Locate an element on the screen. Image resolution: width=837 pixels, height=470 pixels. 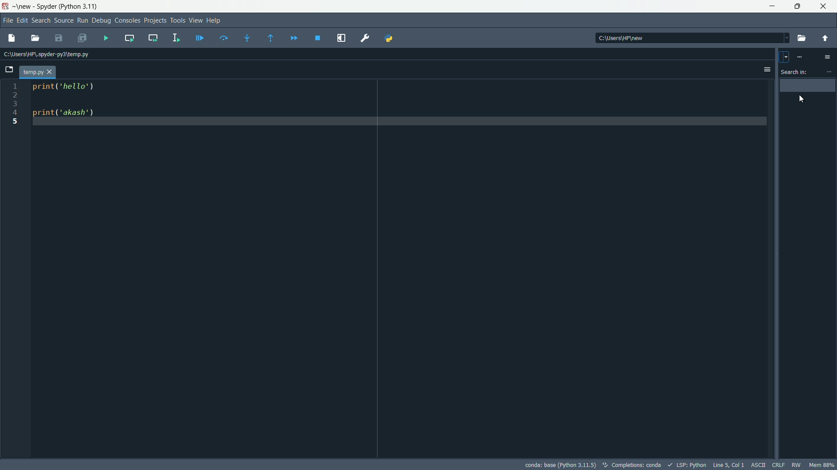
1 2 3 4 5 is located at coordinates (14, 108).